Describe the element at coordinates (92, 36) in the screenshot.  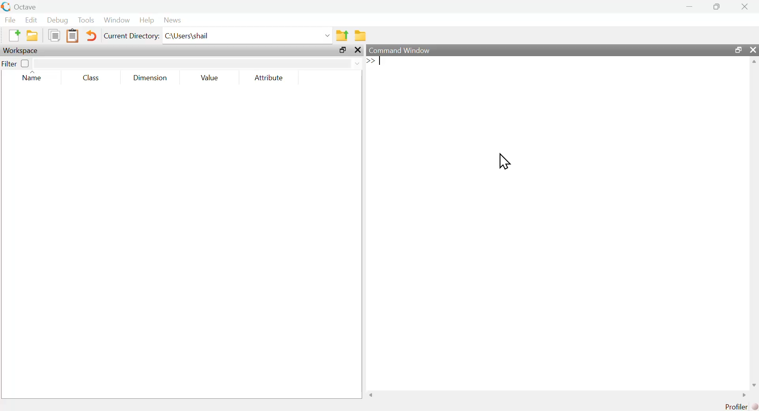
I see `Undo` at that location.